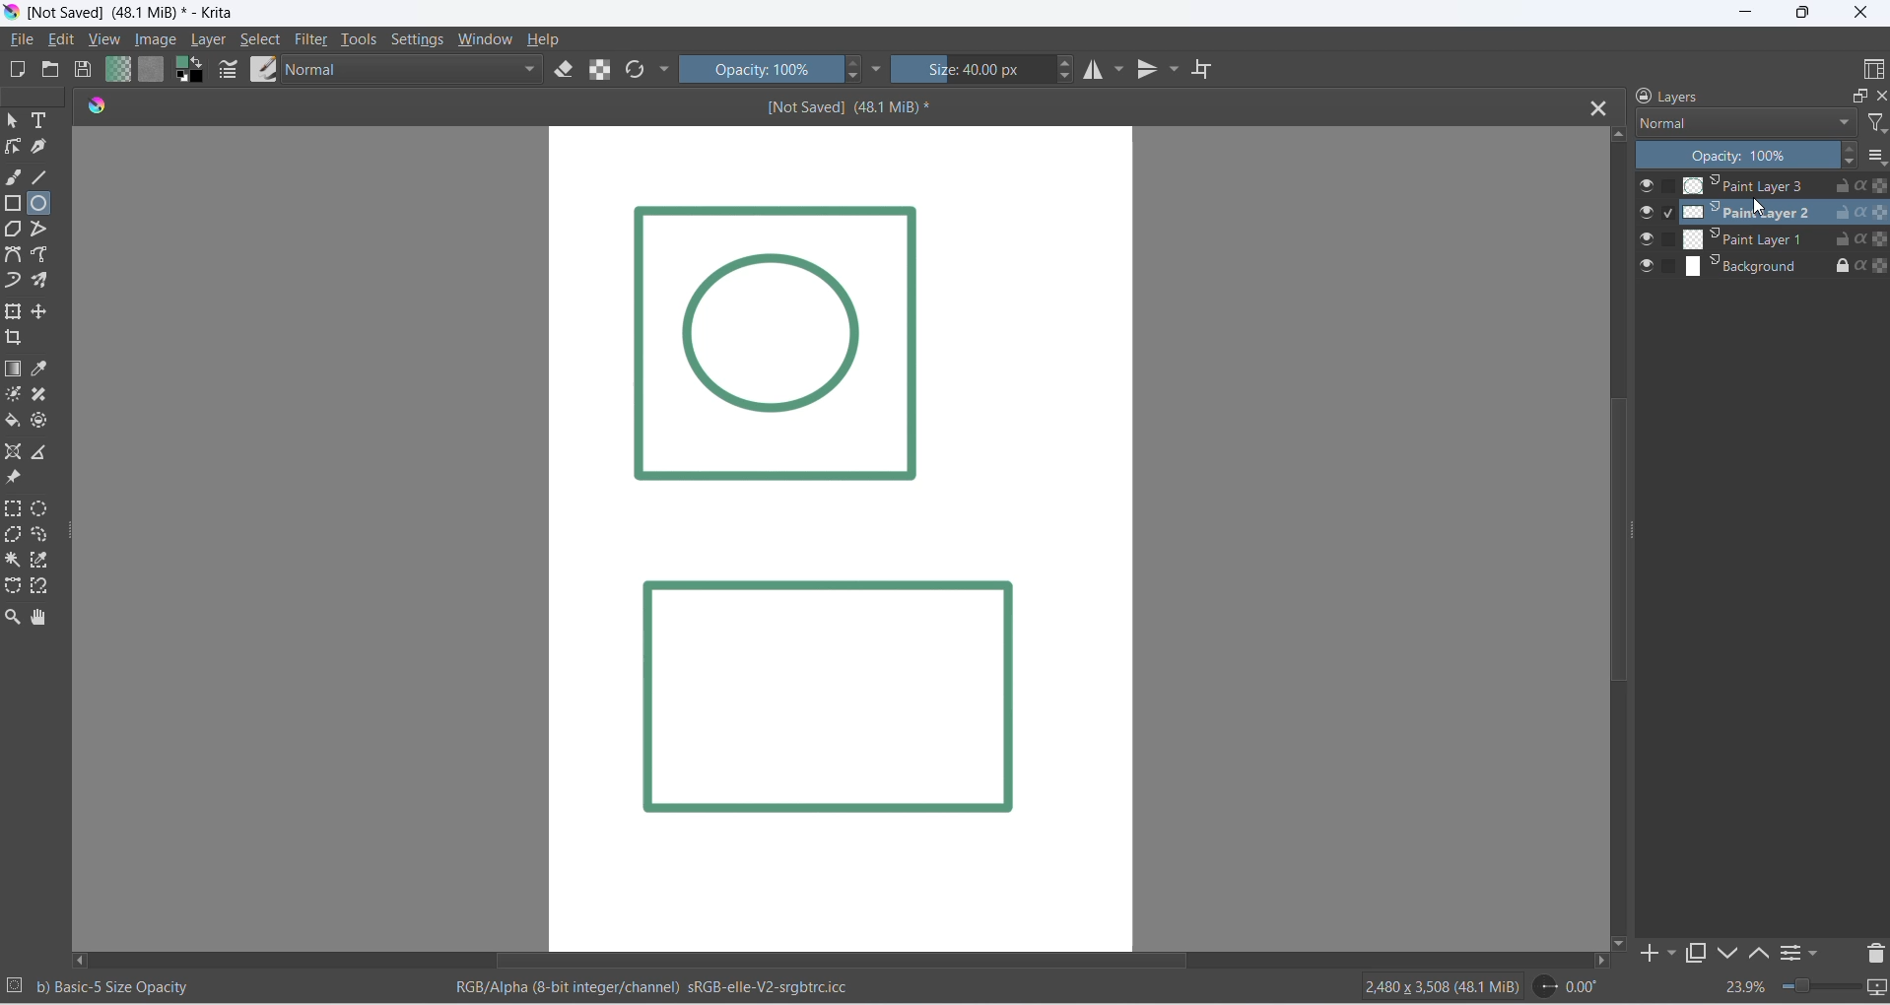  Describe the element at coordinates (603, 70) in the screenshot. I see `preserve alpha` at that location.